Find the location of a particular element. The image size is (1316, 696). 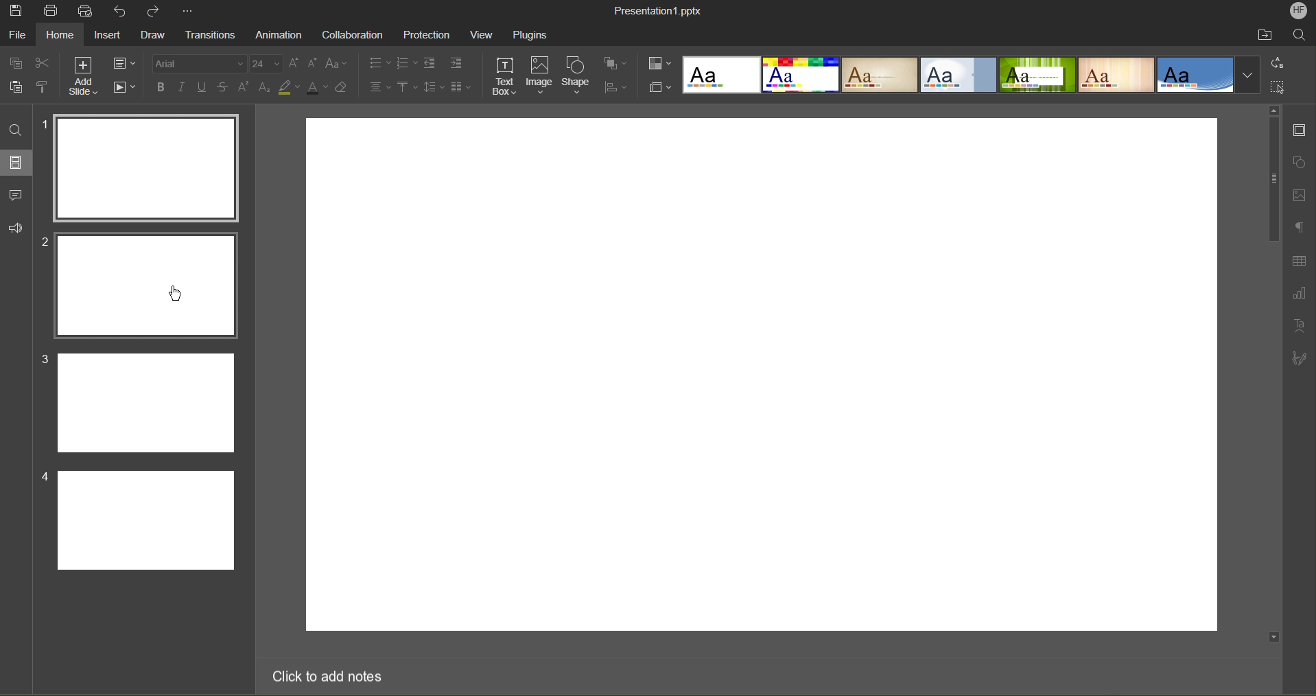

scroll down is located at coordinates (1272, 638).